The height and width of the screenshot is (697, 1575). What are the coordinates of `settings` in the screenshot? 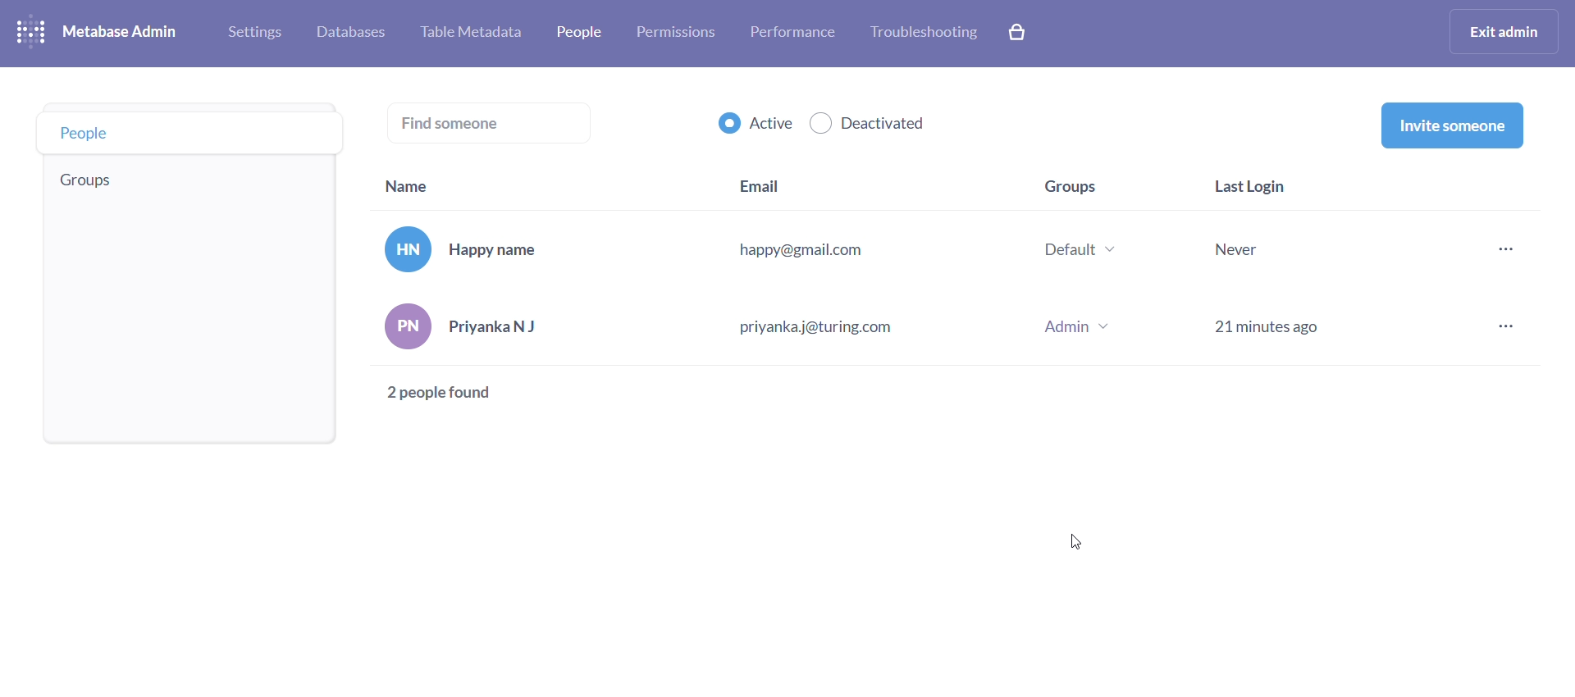 It's located at (253, 31).